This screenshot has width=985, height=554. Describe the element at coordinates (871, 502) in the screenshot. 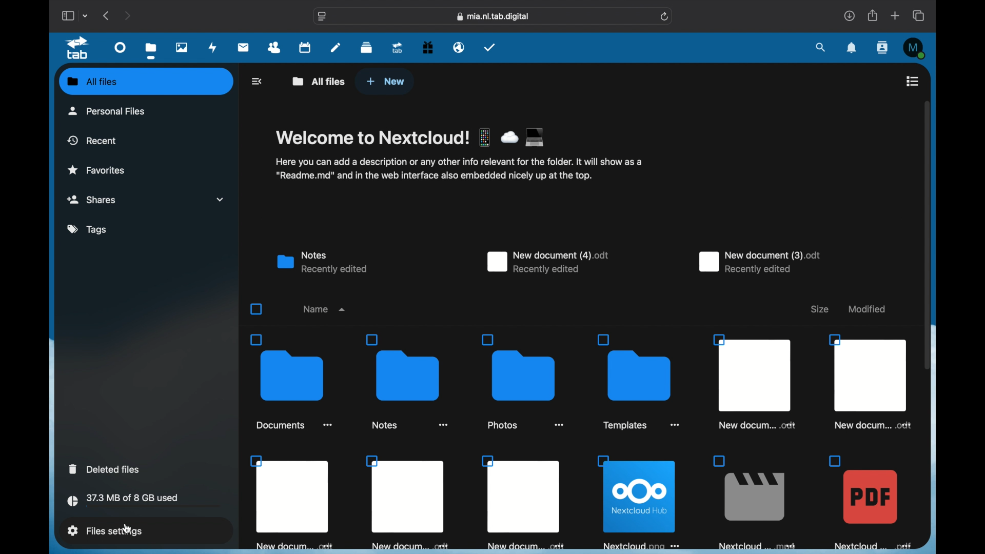

I see `file` at that location.